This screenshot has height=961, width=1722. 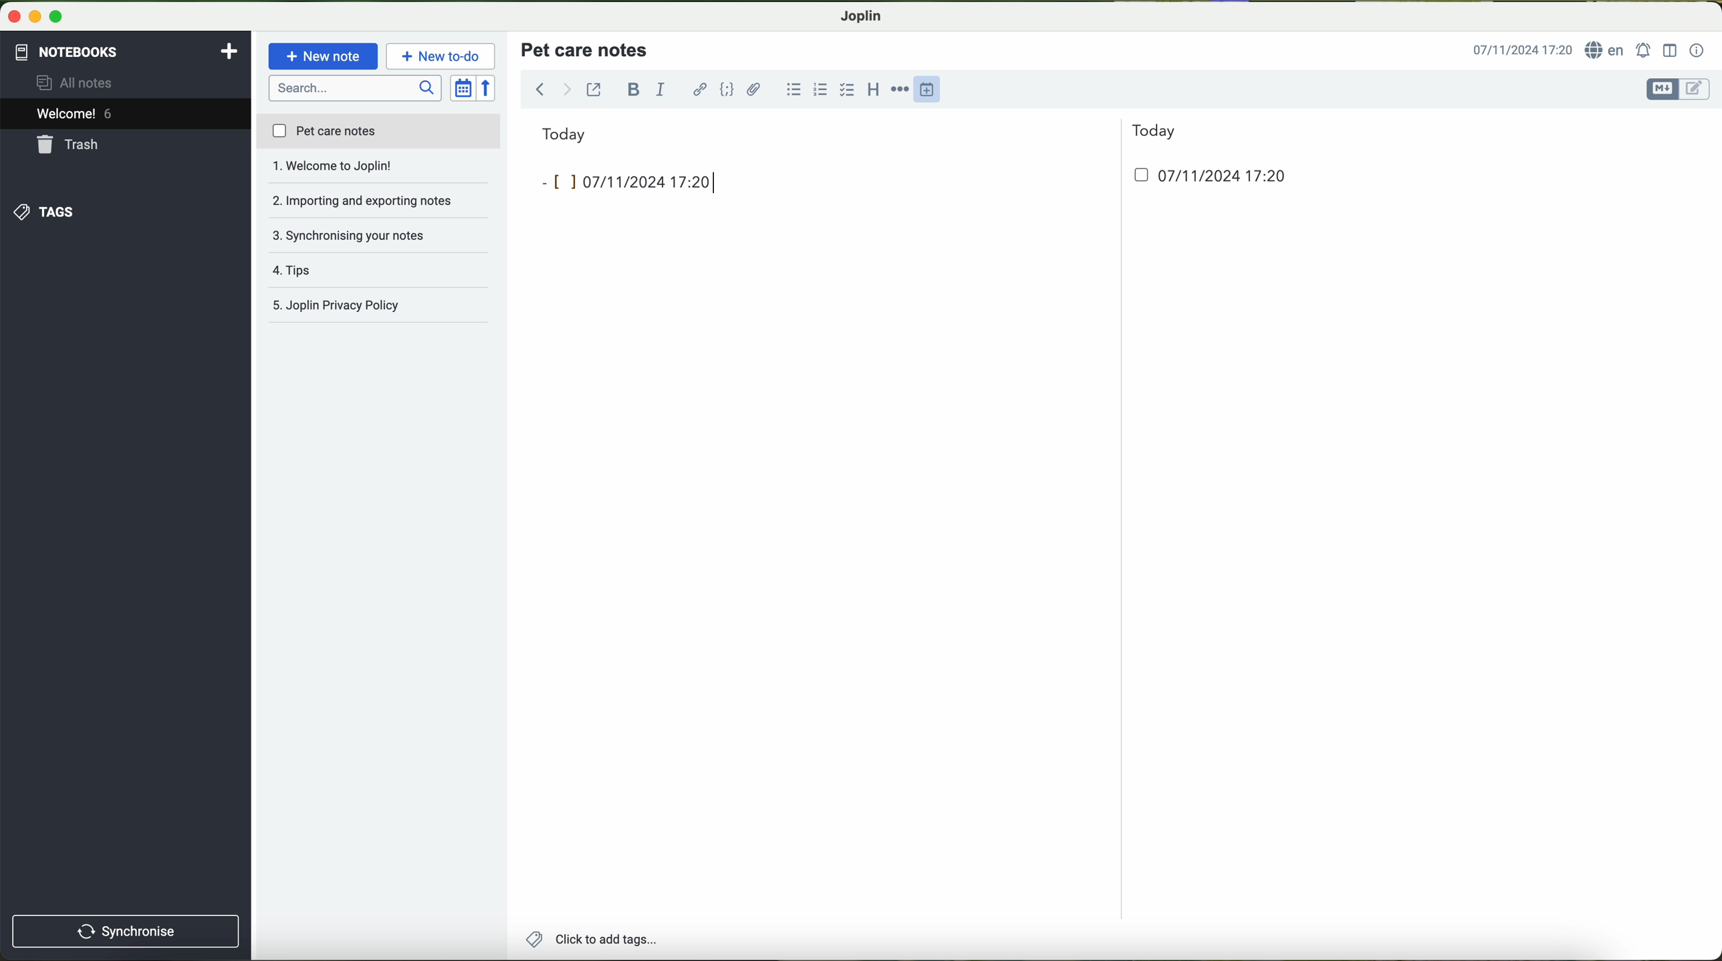 I want to click on title pet care notes, so click(x=586, y=49).